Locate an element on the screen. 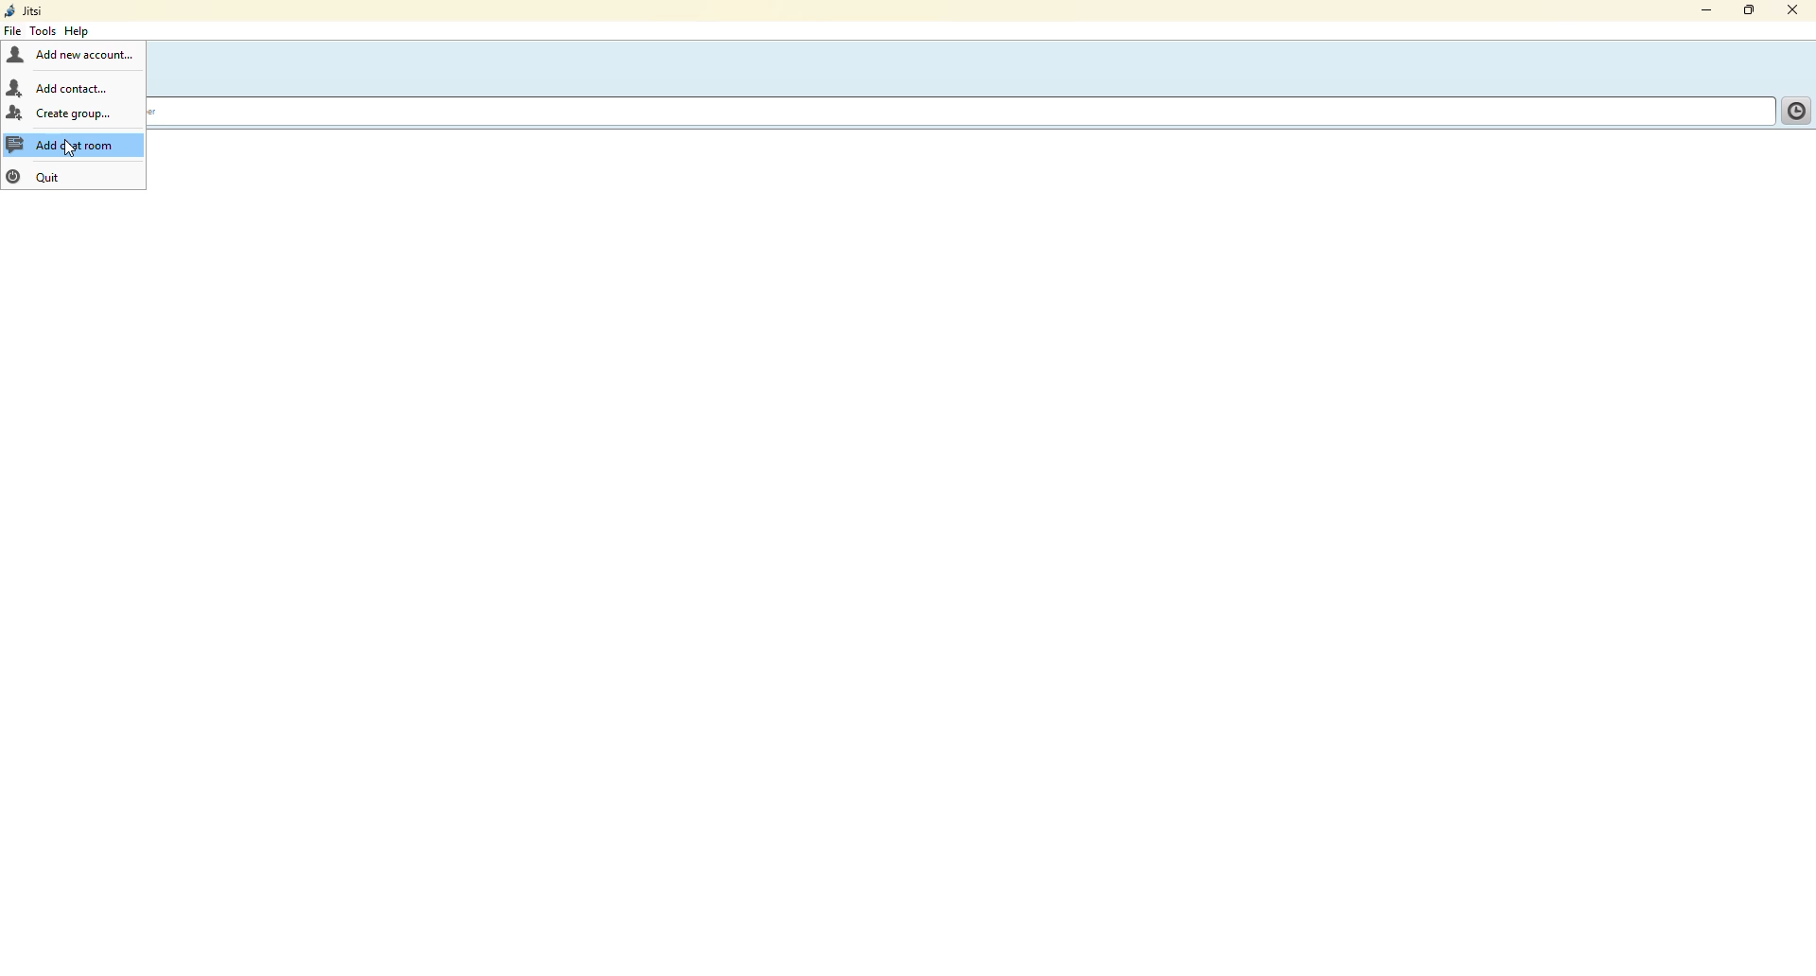 This screenshot has width=1816, height=976. add contact icon is located at coordinates (15, 84).